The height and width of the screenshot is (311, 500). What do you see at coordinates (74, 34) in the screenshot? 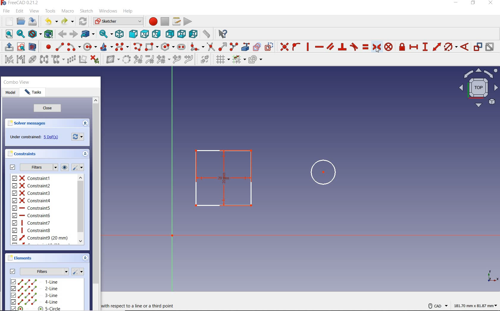
I see `forward` at bounding box center [74, 34].